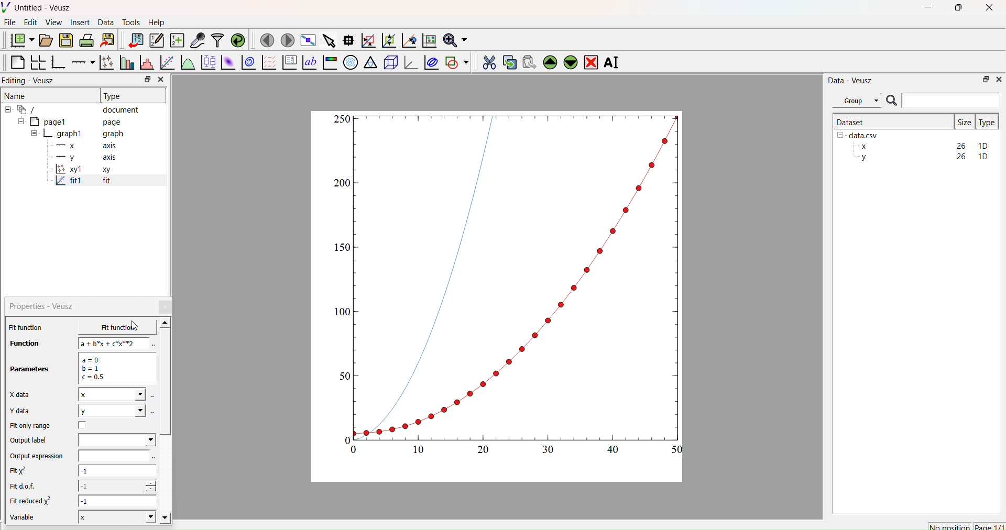 This screenshot has height=530, width=1006. Describe the element at coordinates (248, 63) in the screenshot. I see `Plot a 2d dataset as contours` at that location.